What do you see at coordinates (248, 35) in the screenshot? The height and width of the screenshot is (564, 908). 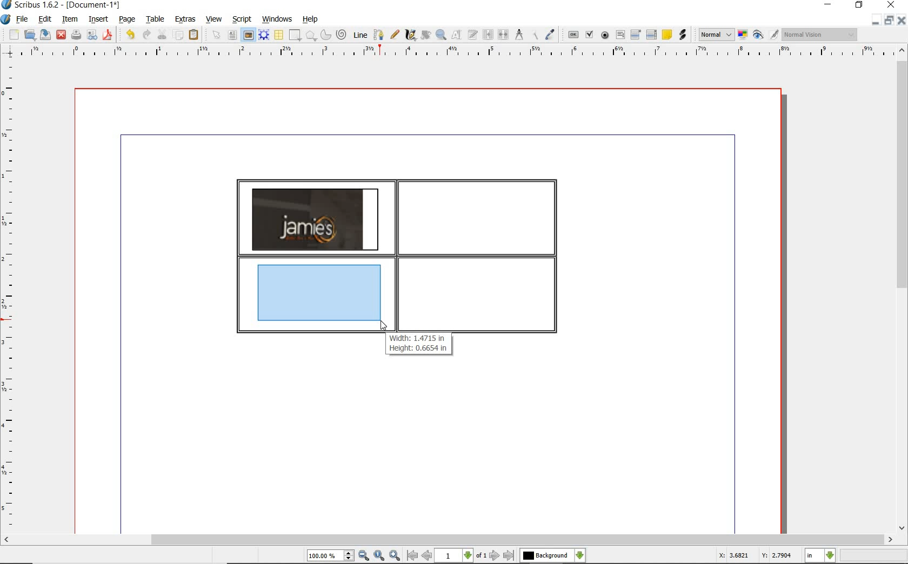 I see `image` at bounding box center [248, 35].